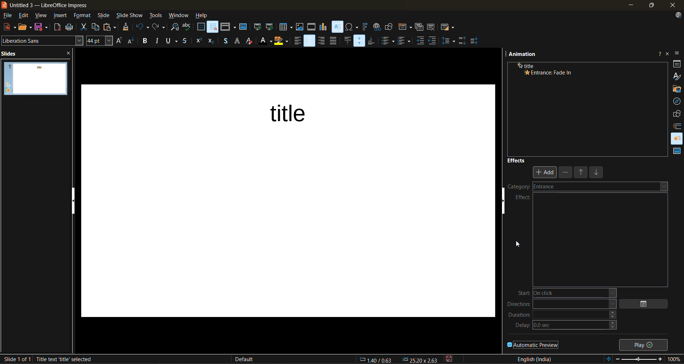 This screenshot has width=684, height=364. Describe the element at coordinates (566, 172) in the screenshot. I see `remove effect` at that location.